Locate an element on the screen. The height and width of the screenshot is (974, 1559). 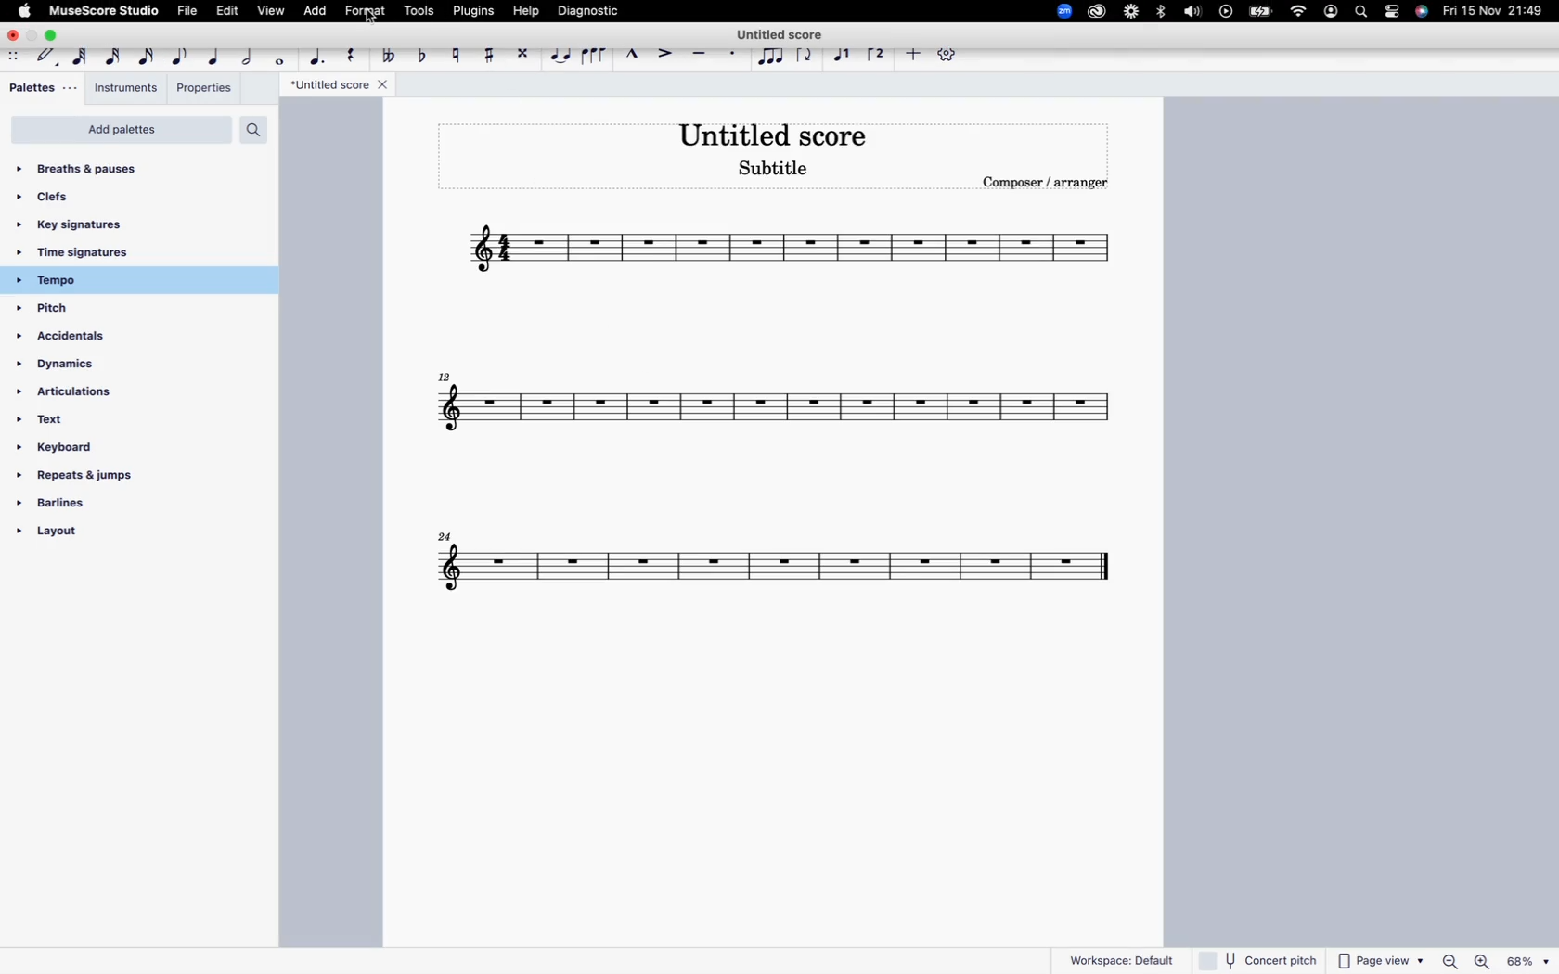
breaths & pauses is located at coordinates (93, 165).